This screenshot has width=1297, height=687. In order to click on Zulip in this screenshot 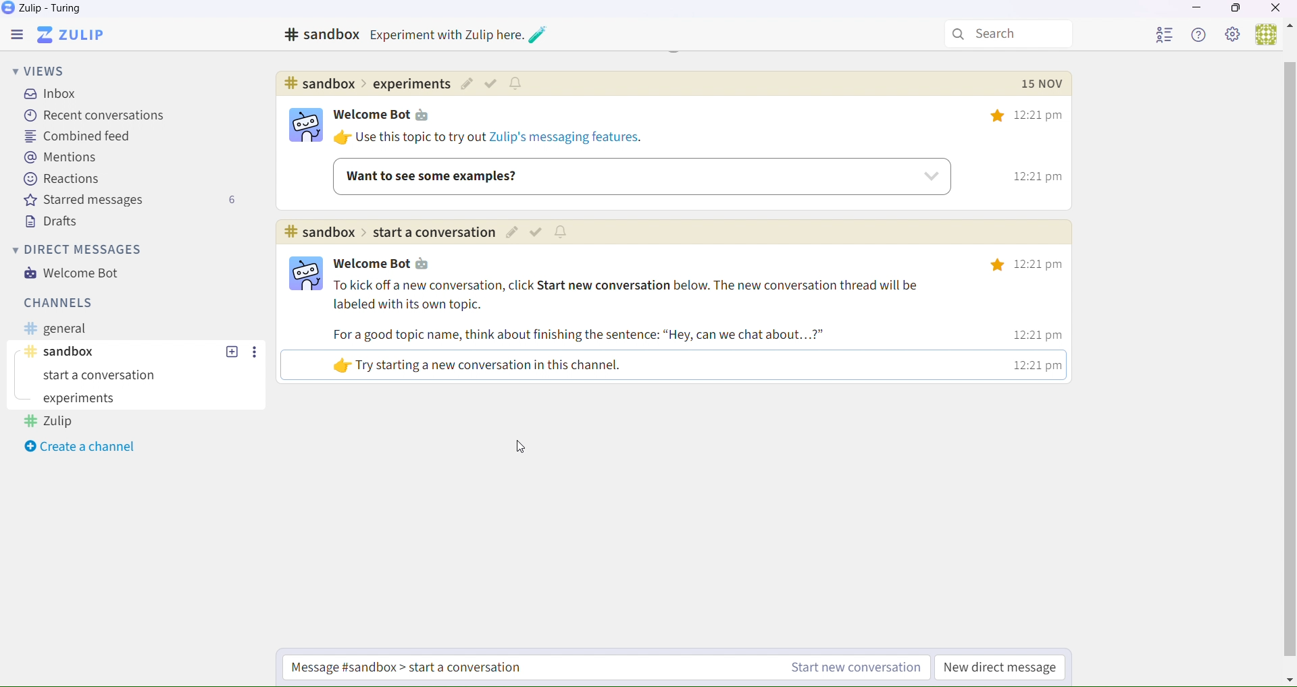, I will do `click(47, 10)`.